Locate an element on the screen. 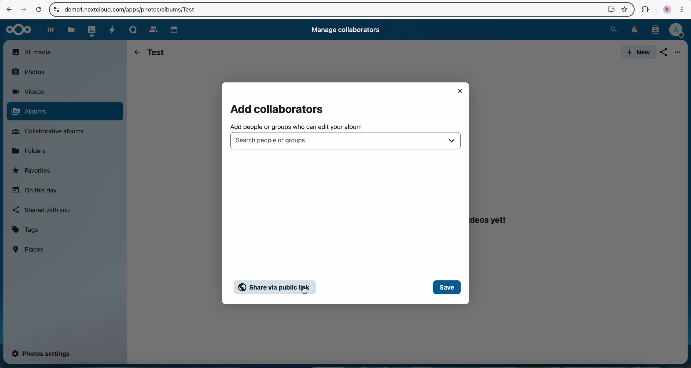  search people or groups is located at coordinates (346, 140).